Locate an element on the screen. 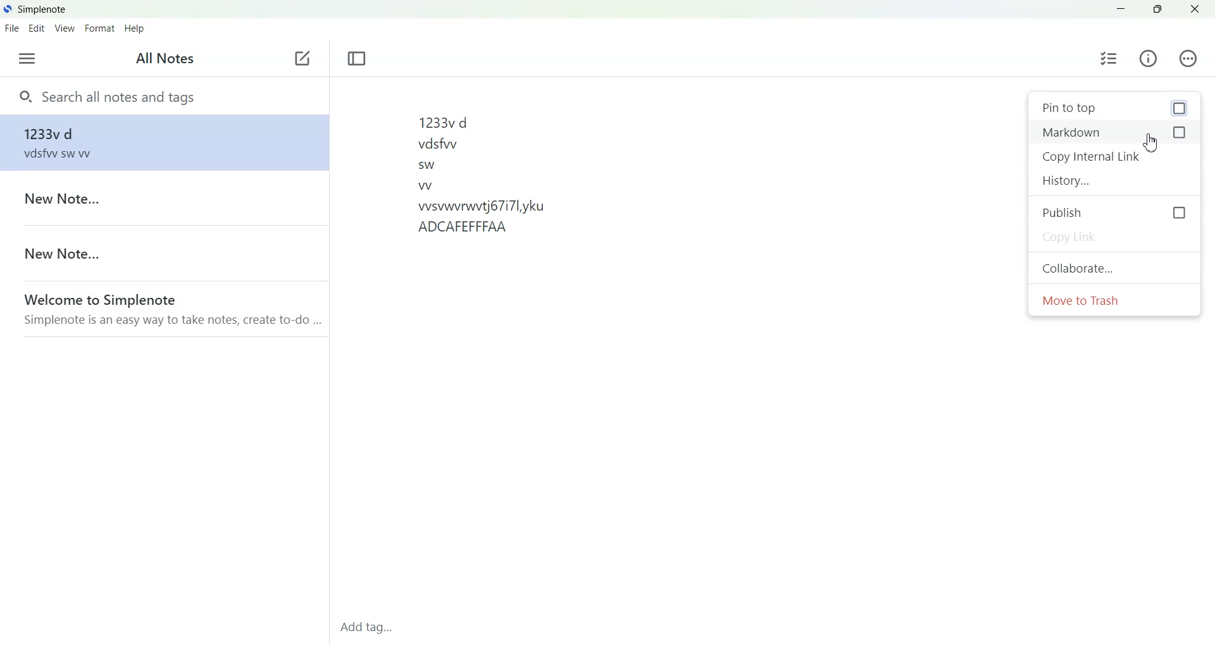  Help is located at coordinates (135, 28).